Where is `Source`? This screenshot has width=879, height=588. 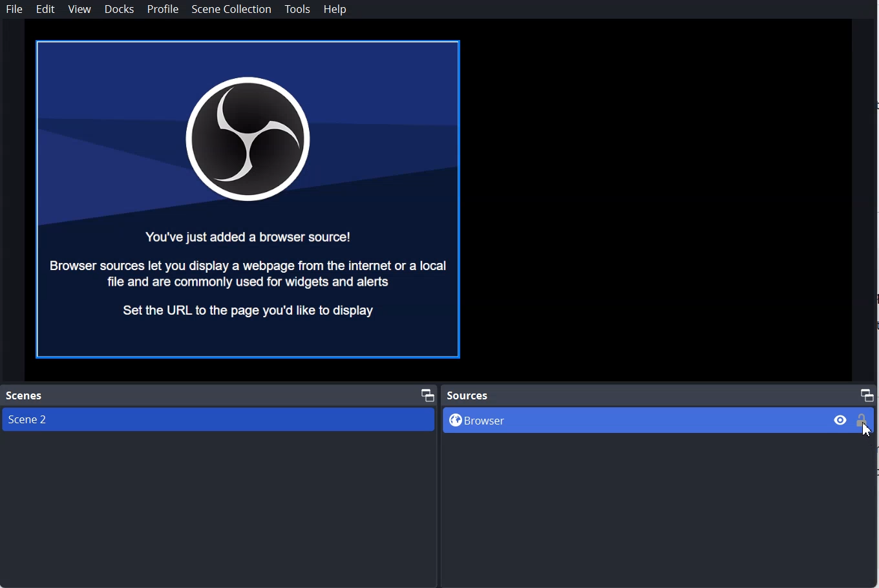 Source is located at coordinates (469, 394).